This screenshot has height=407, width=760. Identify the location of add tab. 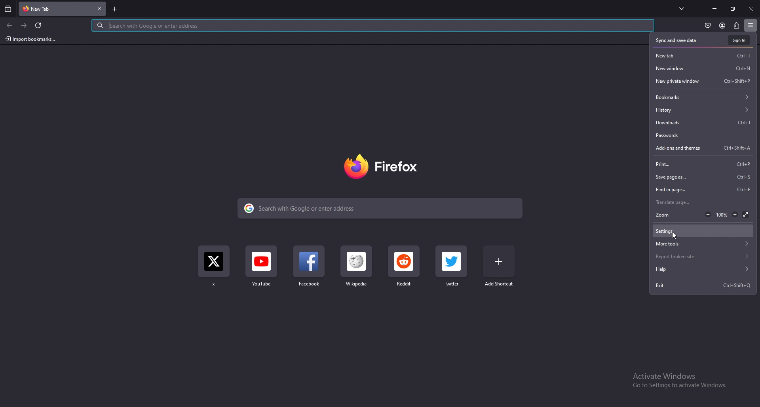
(114, 9).